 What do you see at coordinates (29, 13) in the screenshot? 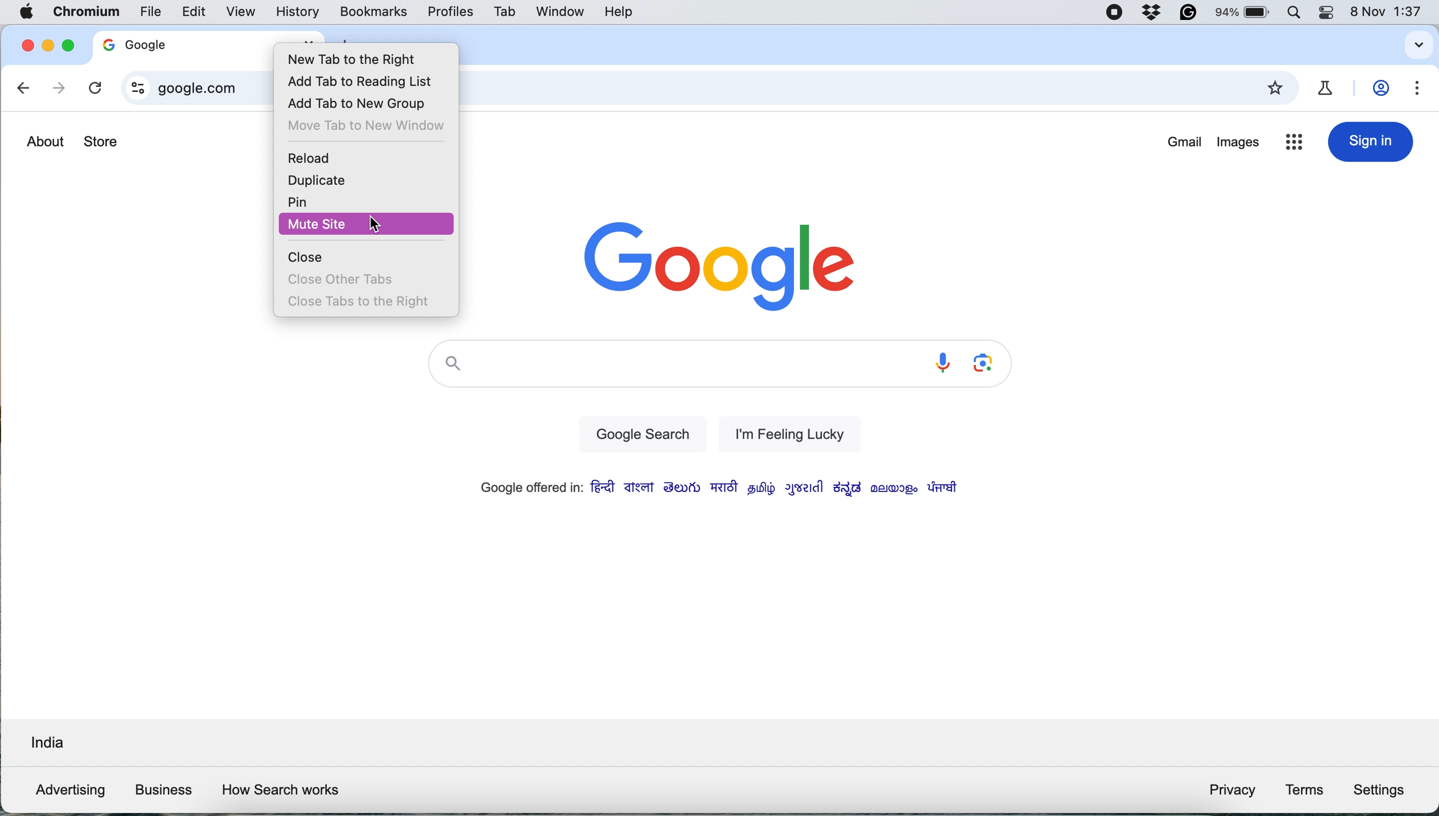
I see `system logo` at bounding box center [29, 13].